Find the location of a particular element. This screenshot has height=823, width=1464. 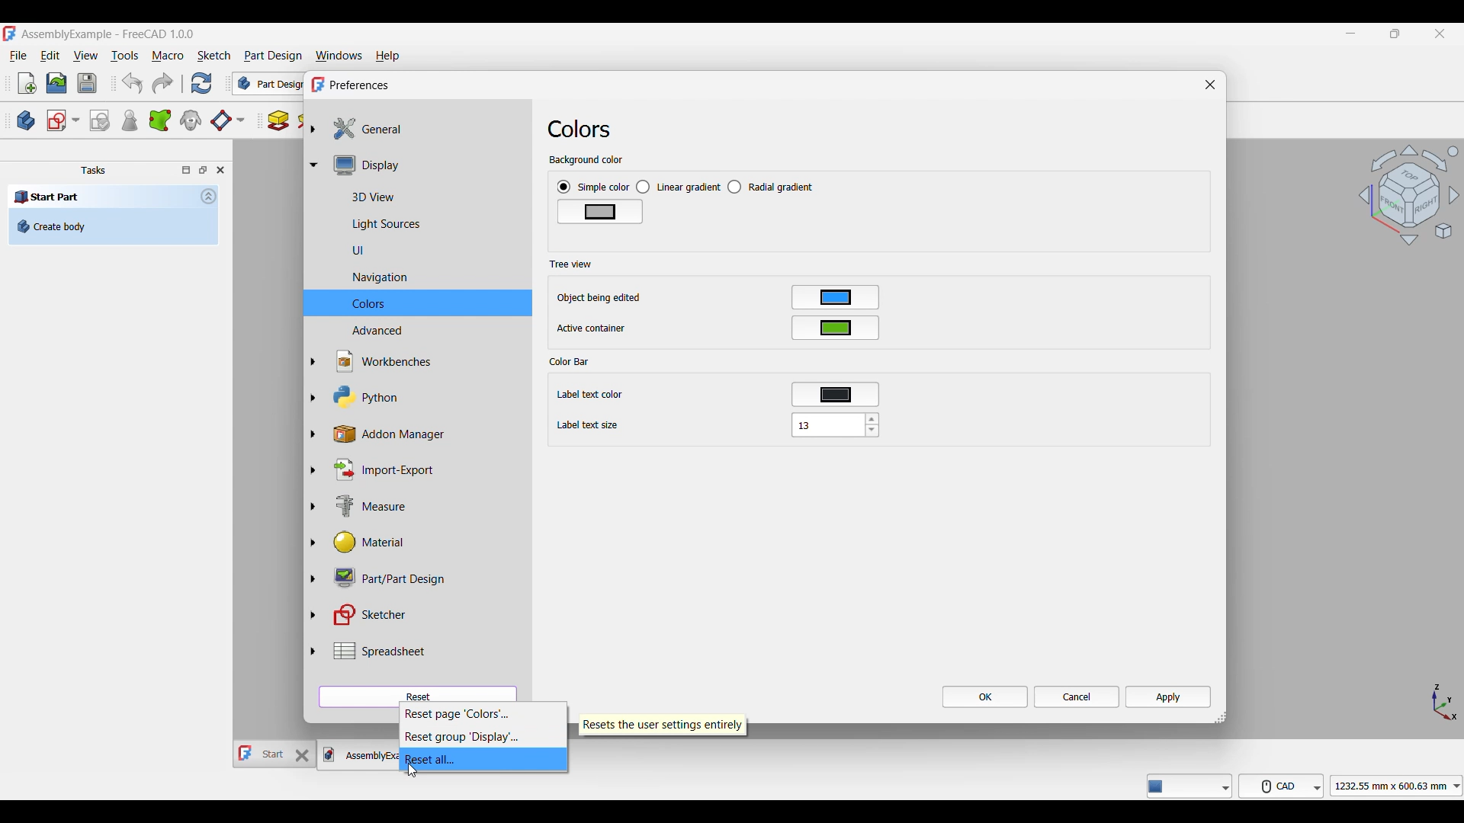

Refresh is located at coordinates (202, 83).